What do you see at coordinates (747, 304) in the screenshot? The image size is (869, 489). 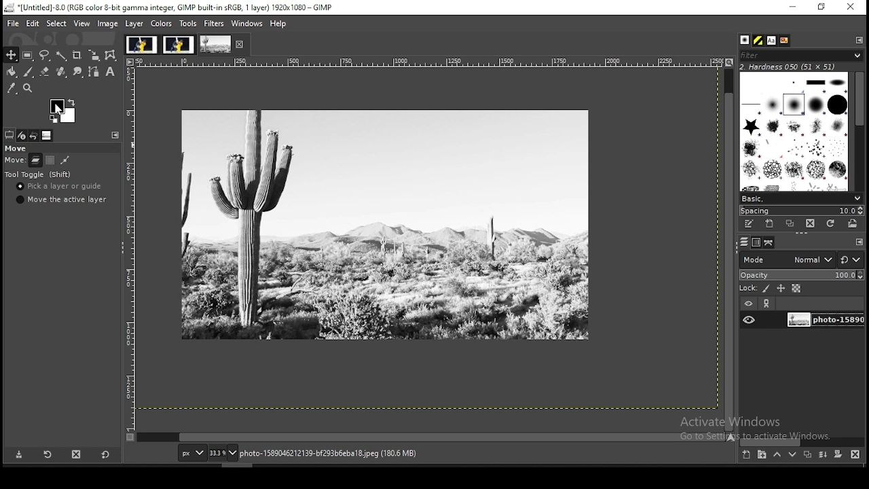 I see `layer visibility` at bounding box center [747, 304].